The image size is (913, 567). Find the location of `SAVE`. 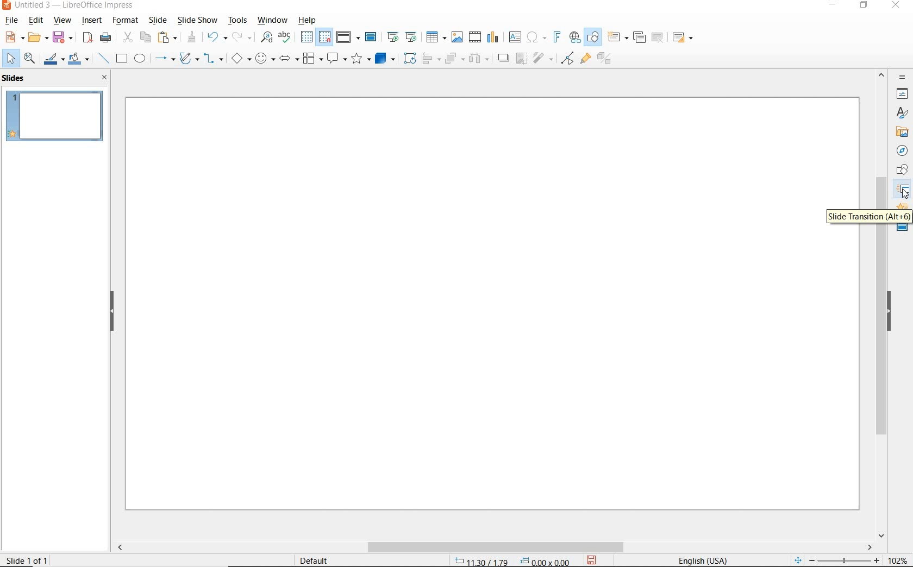

SAVE is located at coordinates (594, 559).